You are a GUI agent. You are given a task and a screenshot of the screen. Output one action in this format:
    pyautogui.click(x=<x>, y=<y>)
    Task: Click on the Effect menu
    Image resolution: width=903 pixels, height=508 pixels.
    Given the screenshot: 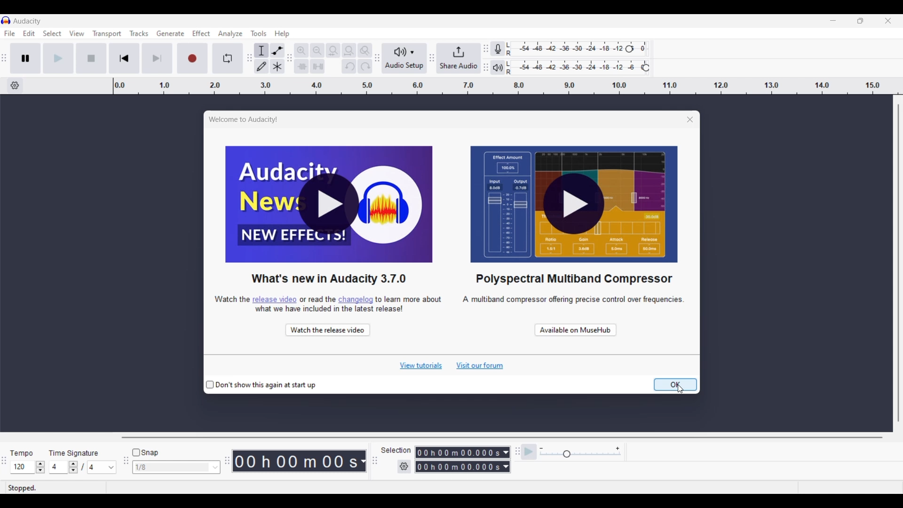 What is the action you would take?
    pyautogui.click(x=201, y=33)
    